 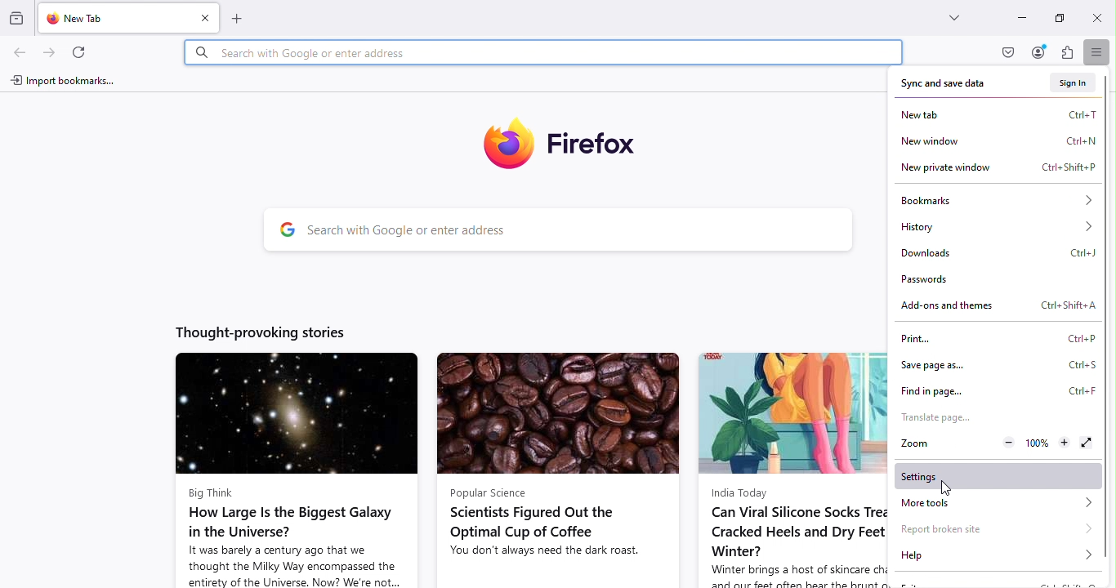 I want to click on Reload the current page, so click(x=76, y=51).